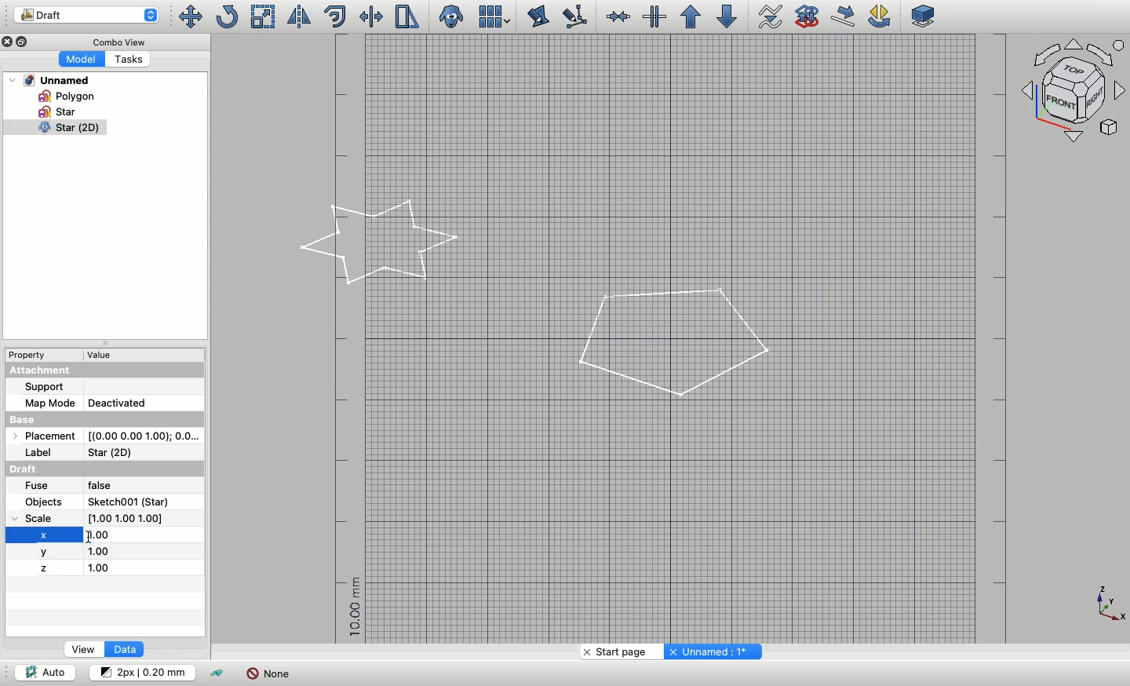 The image size is (1130, 686). Describe the element at coordinates (45, 671) in the screenshot. I see `Auto` at that location.